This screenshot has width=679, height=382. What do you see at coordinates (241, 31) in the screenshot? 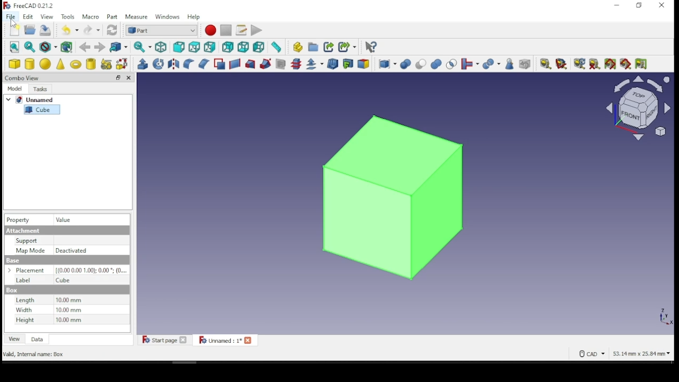
I see `macros` at bounding box center [241, 31].